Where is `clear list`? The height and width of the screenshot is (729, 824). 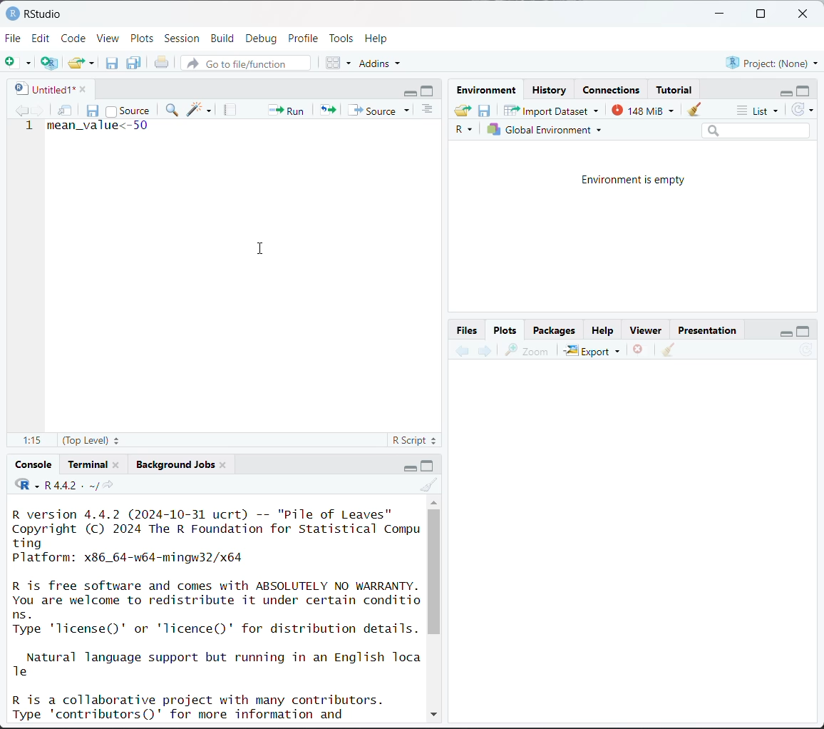
clear list is located at coordinates (93, 63).